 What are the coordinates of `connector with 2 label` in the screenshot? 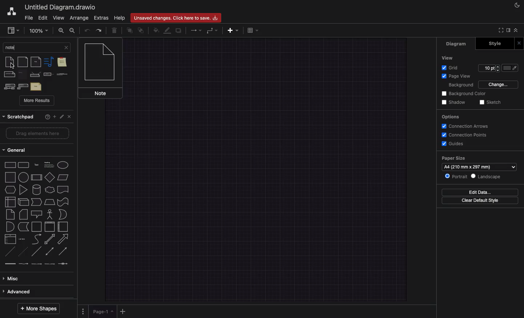 It's located at (37, 266).